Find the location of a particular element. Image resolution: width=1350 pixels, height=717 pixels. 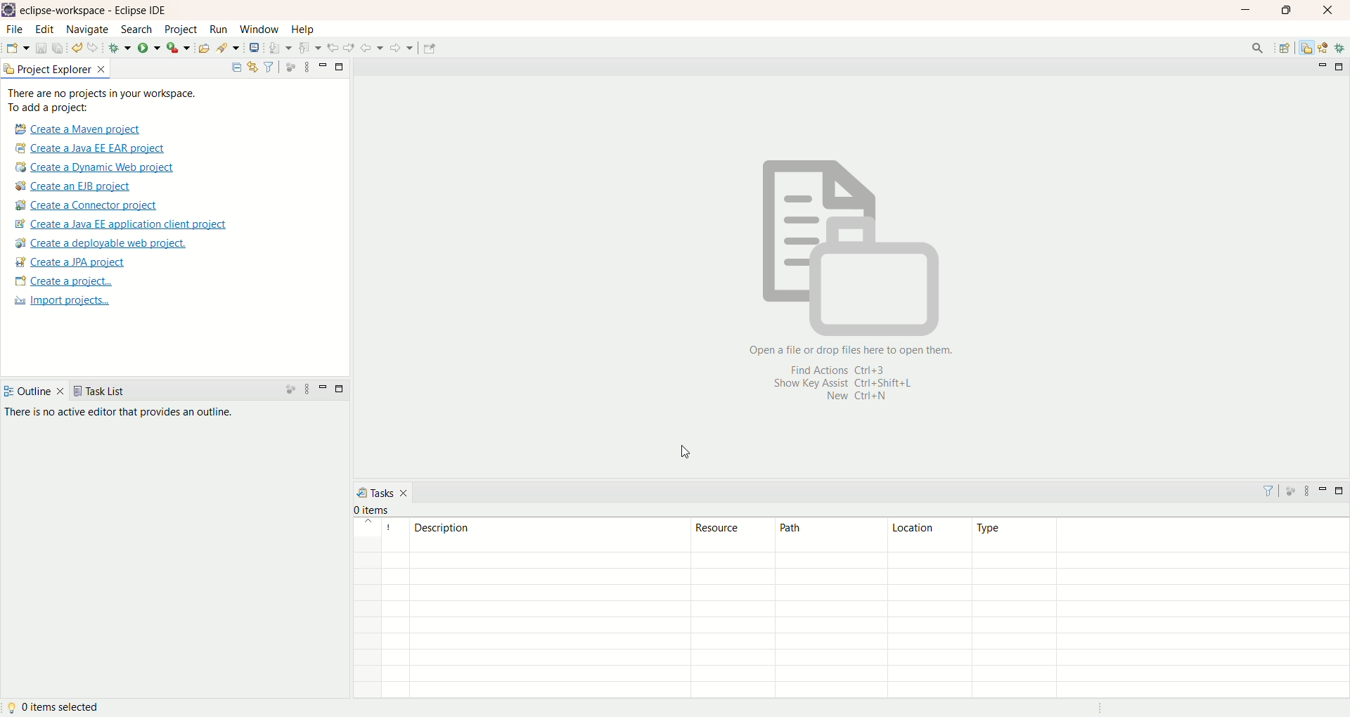

debug is located at coordinates (1342, 48).